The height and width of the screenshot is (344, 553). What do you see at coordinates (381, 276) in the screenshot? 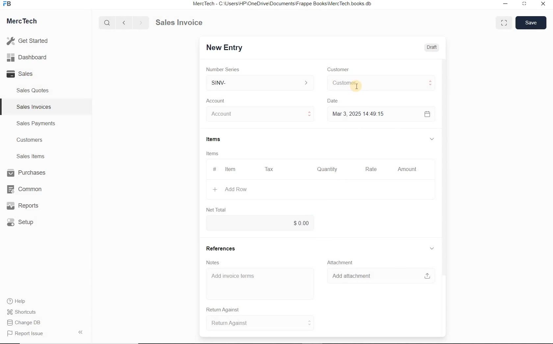
I see `Add attachment` at bounding box center [381, 276].